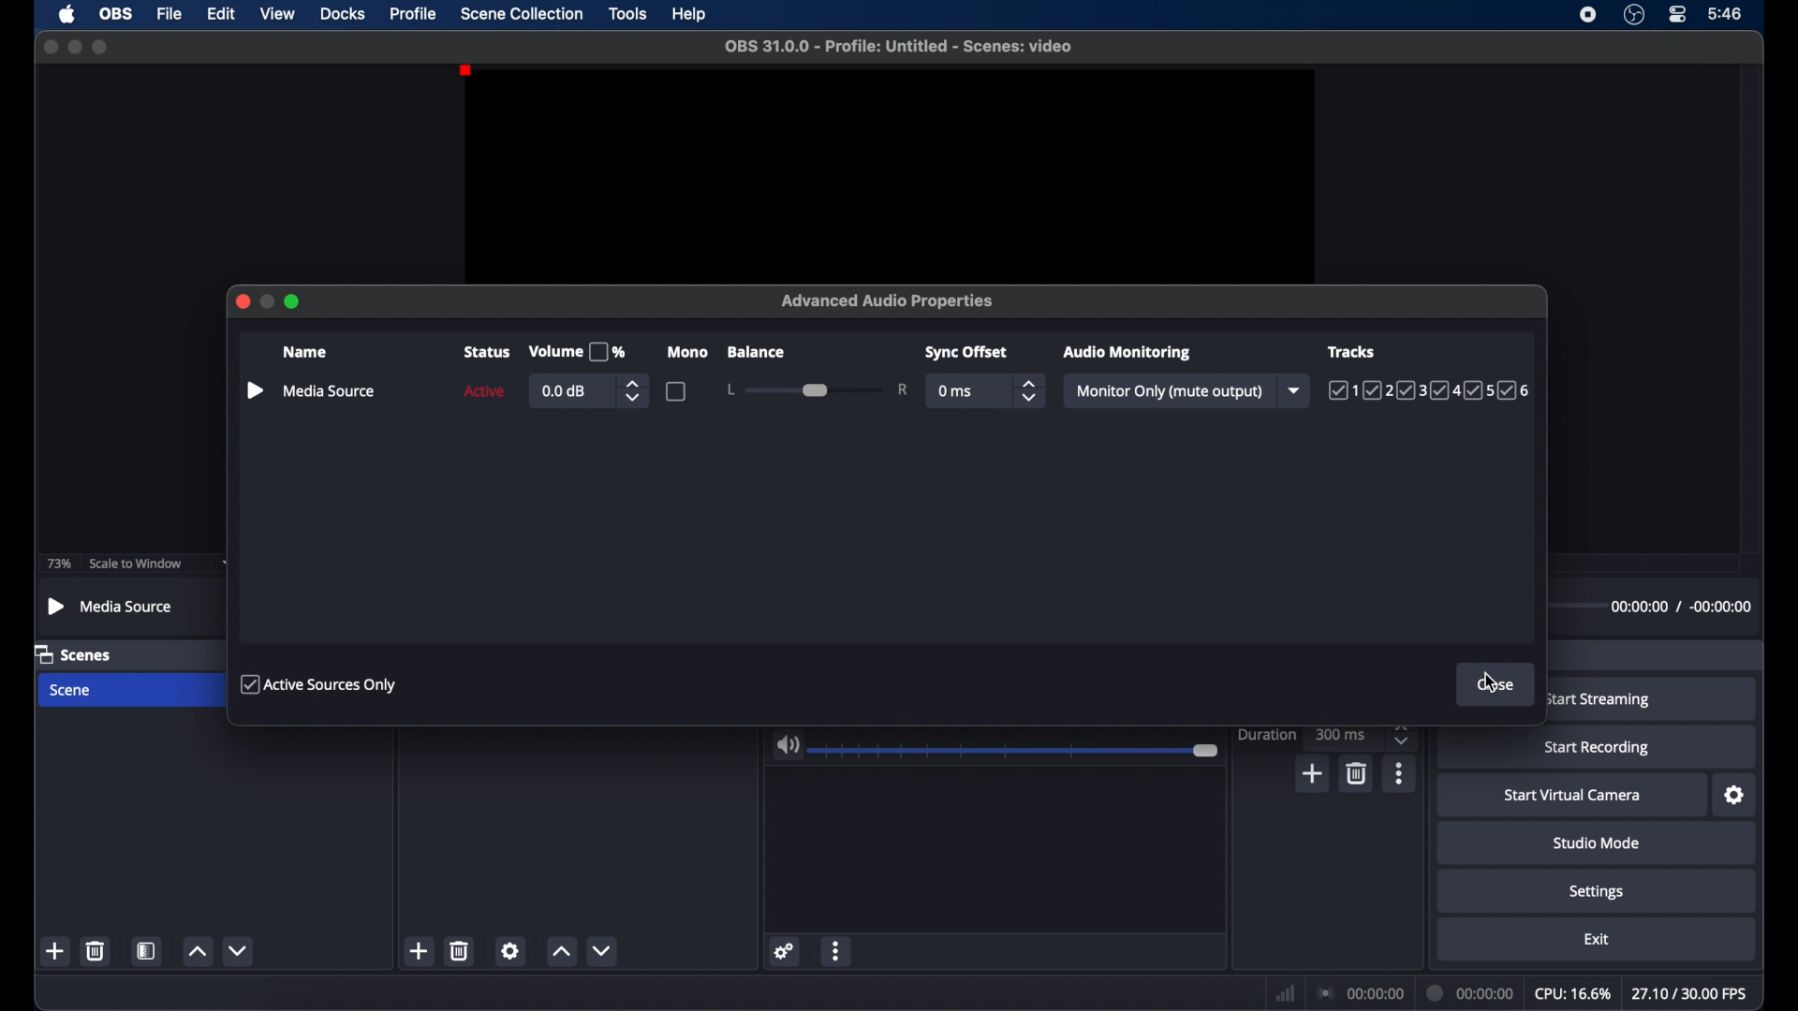  I want to click on audio monitoring, so click(1125, 352).